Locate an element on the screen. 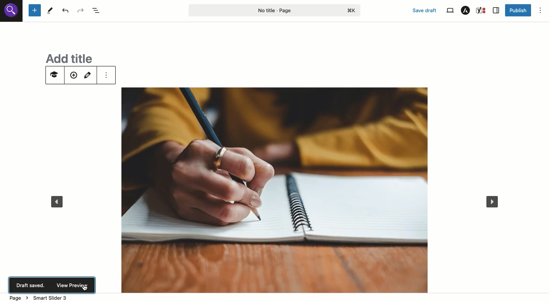 The image size is (549, 302). cursor is located at coordinates (86, 288).